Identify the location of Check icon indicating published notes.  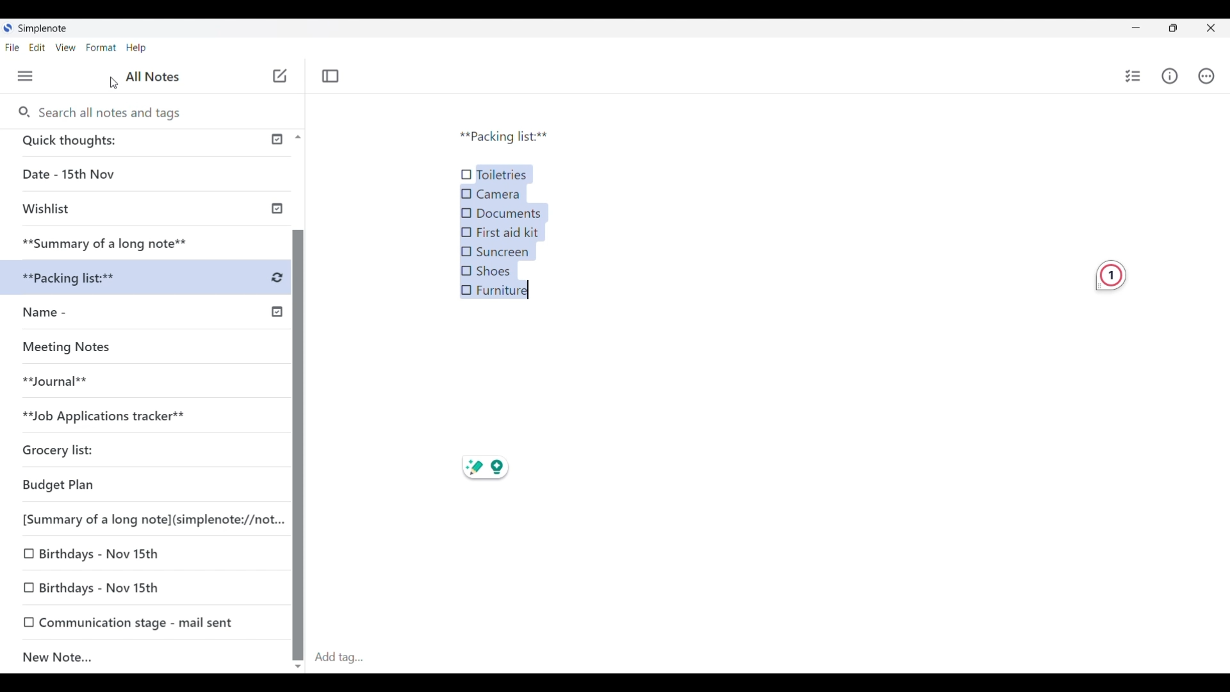
(277, 226).